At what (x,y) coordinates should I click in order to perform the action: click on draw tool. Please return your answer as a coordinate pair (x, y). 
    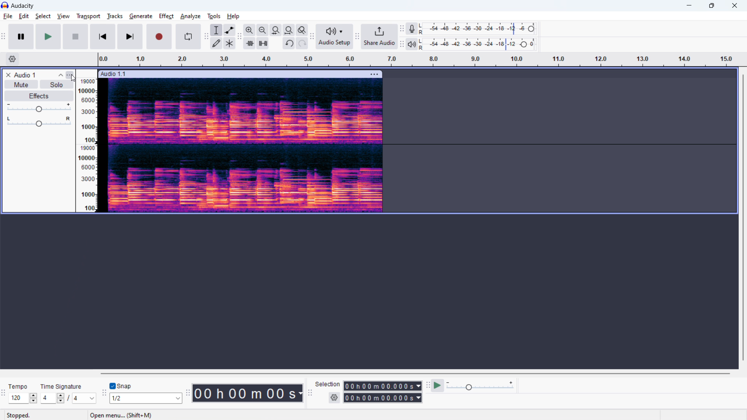
    Looking at the image, I should click on (217, 43).